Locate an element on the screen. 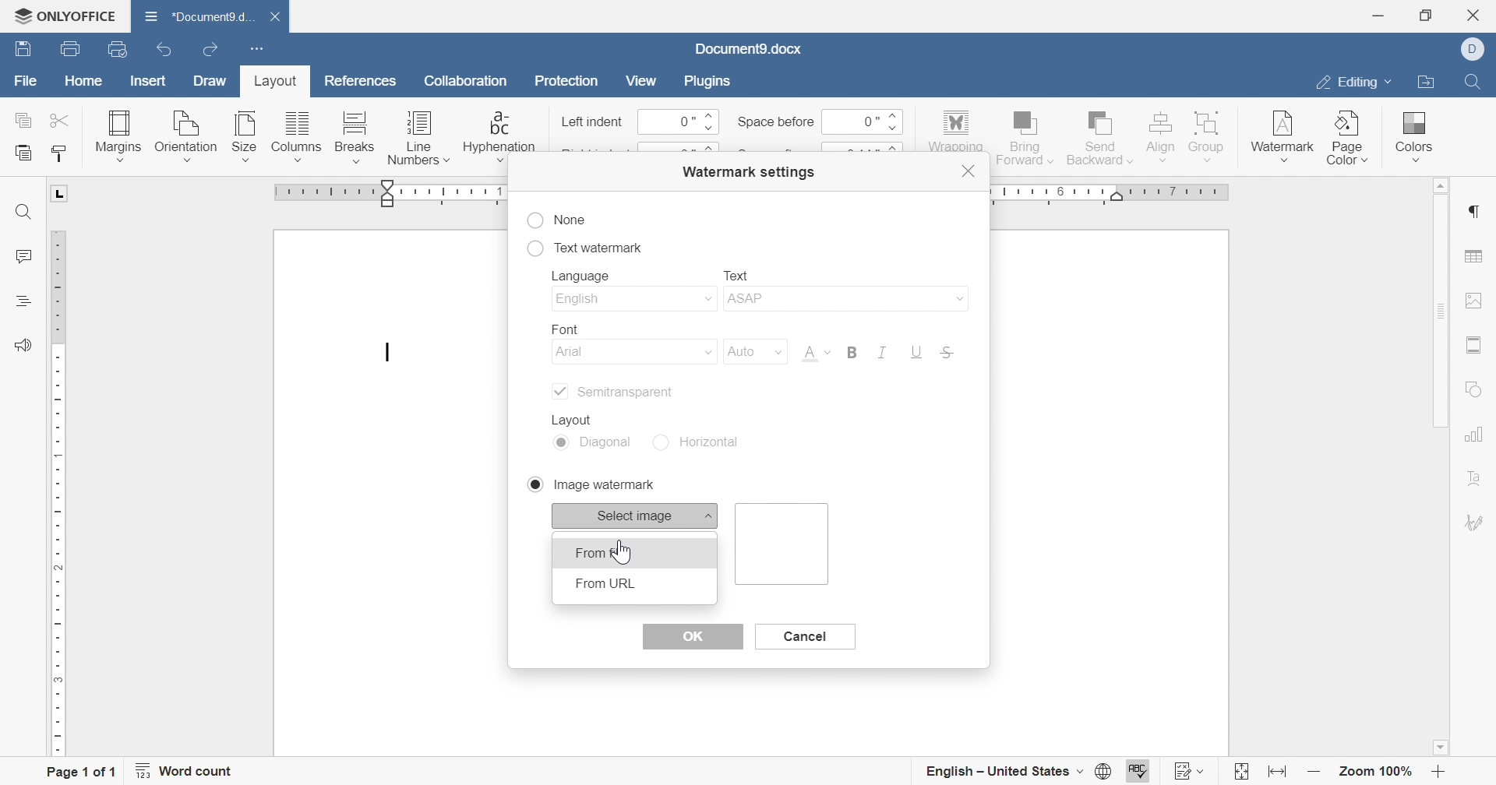 This screenshot has width=1496, height=785. language is located at coordinates (585, 277).